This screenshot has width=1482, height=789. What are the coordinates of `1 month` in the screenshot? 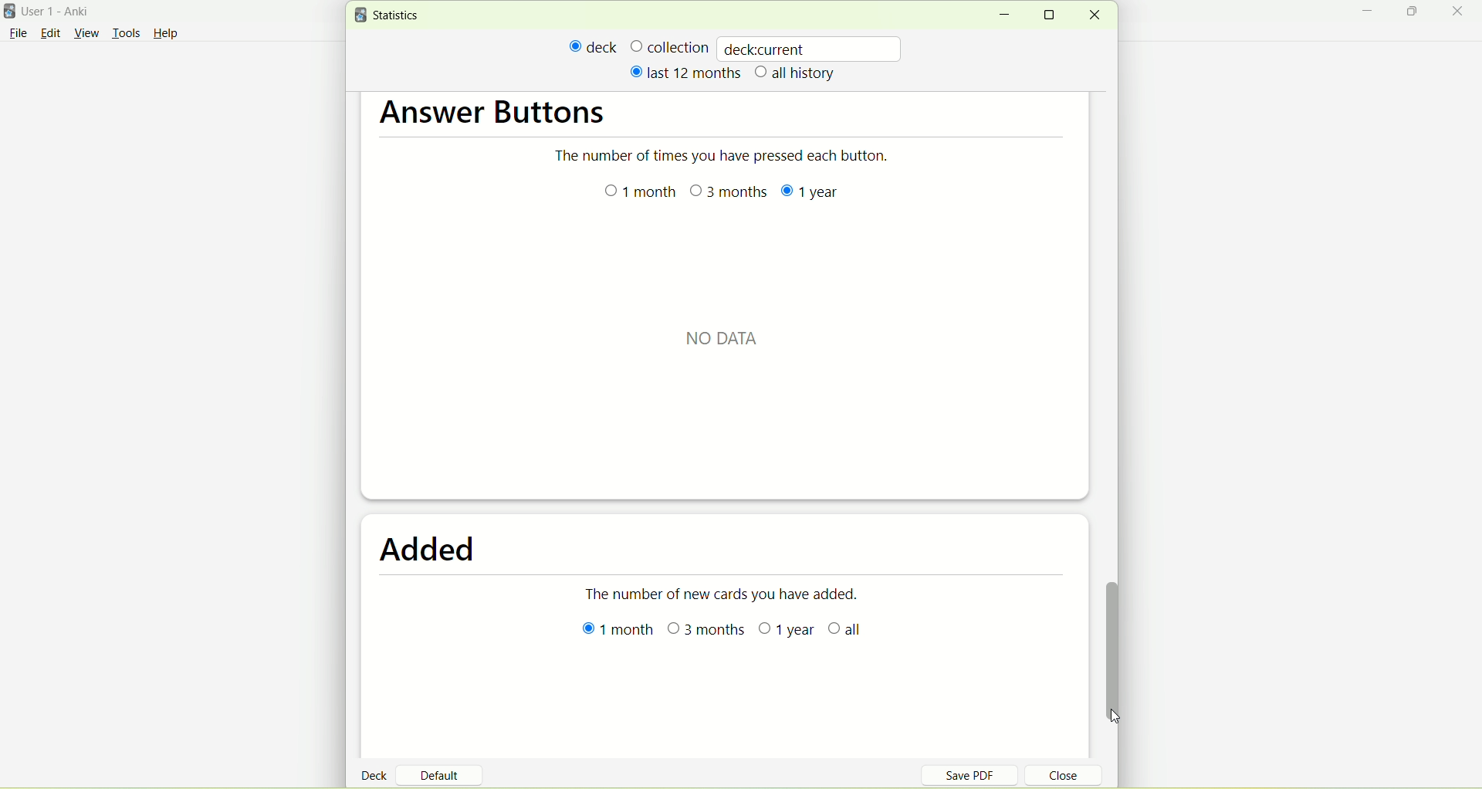 It's located at (642, 195).